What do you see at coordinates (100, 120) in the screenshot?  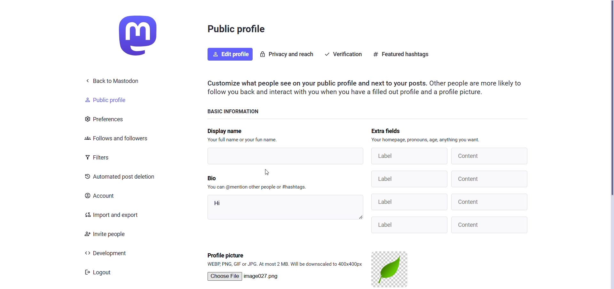 I see `preferences` at bounding box center [100, 120].